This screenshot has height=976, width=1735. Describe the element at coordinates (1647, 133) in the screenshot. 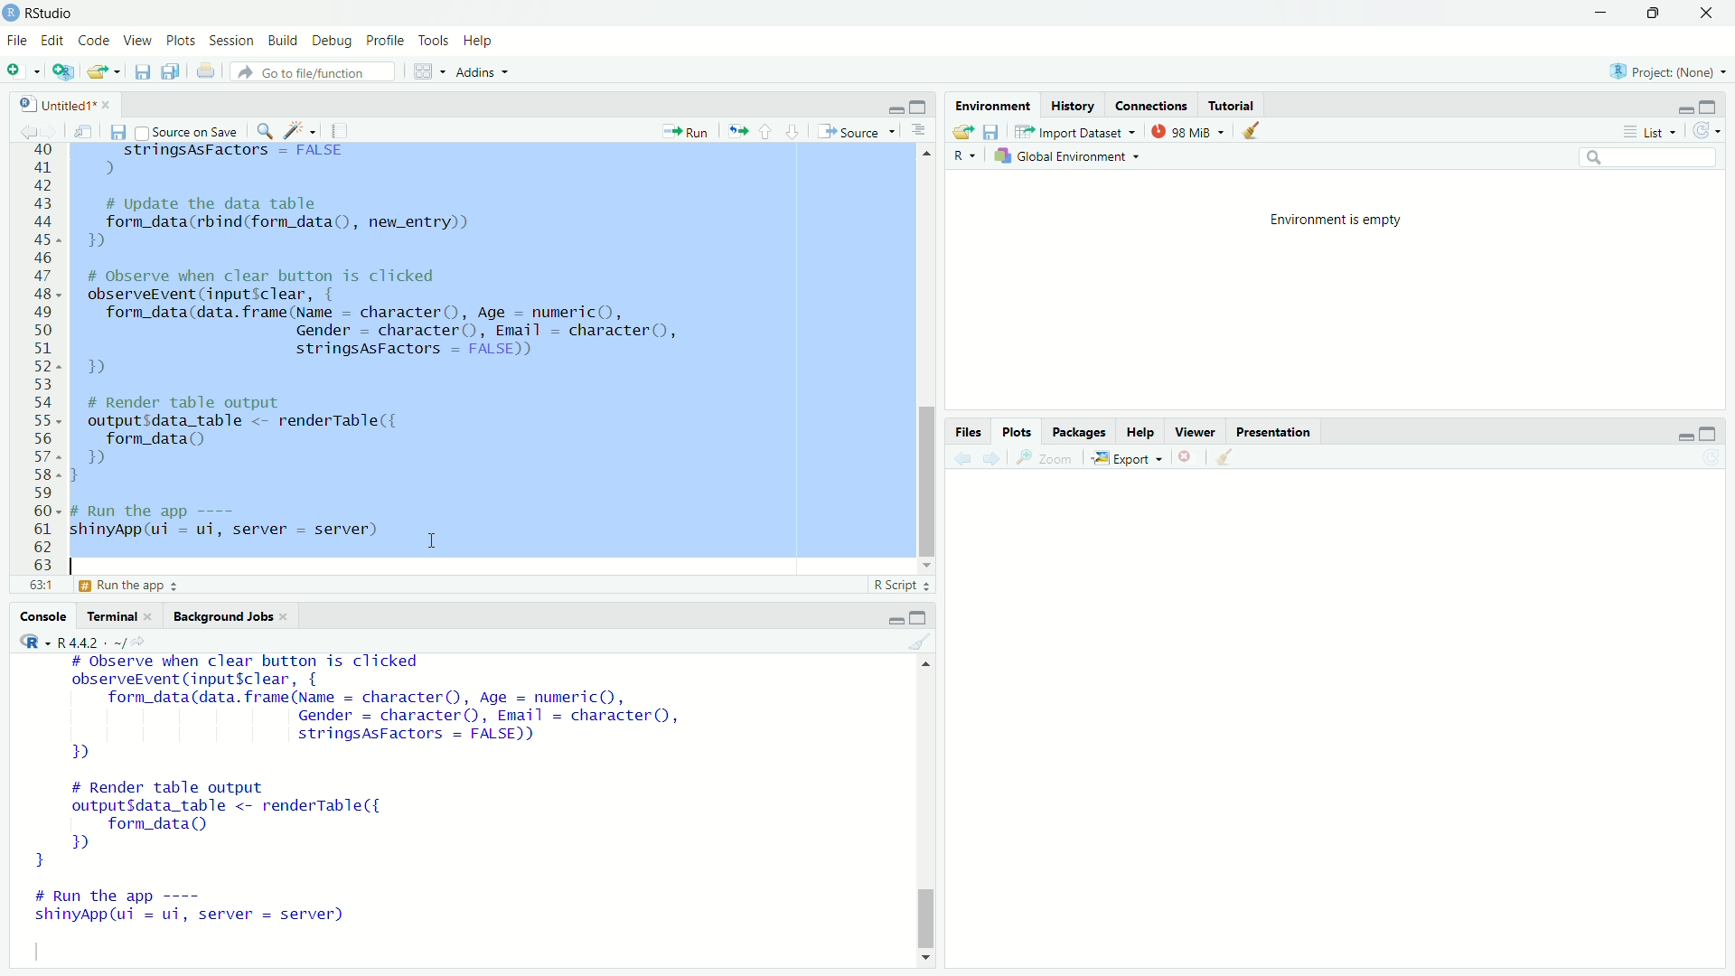

I see `list` at that location.